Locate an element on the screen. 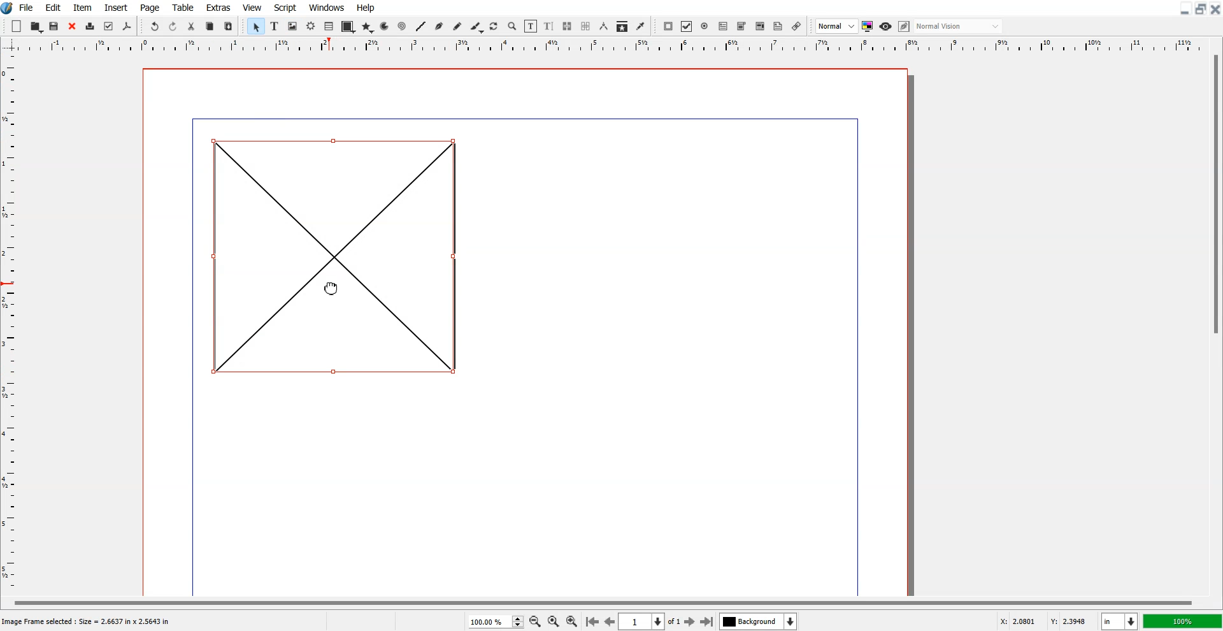 The width and height of the screenshot is (1223, 631). Cursor is located at coordinates (332, 287).